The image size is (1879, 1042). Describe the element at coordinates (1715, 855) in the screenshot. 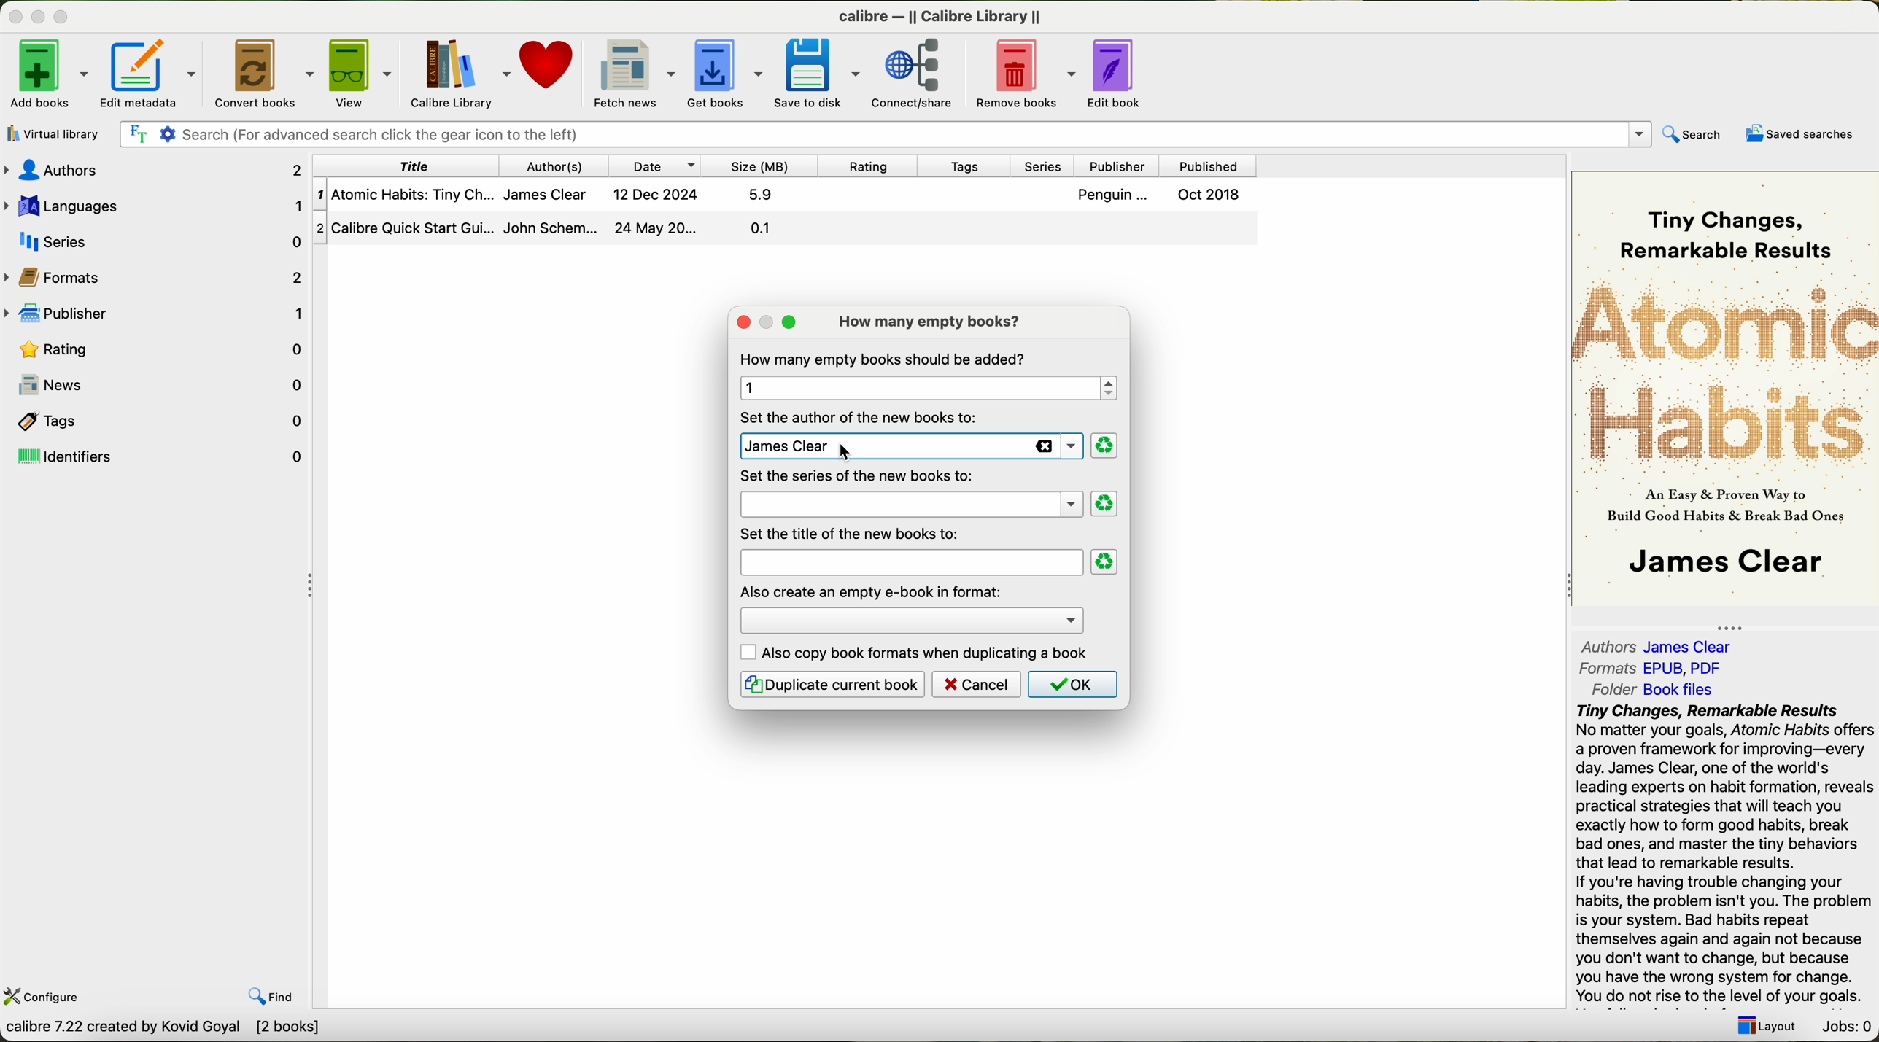

I see `try changes remarkable results no matter your goals ,Atomic Habits offers a proven framework for improvity every day ,James Clear one of the word's leading expert on habit formation reveals practice startegies that will teach you howto form break bad ones and improve tiny beahbviors turn in ramarkable results.you do not rise to the level of your goals.` at that location.